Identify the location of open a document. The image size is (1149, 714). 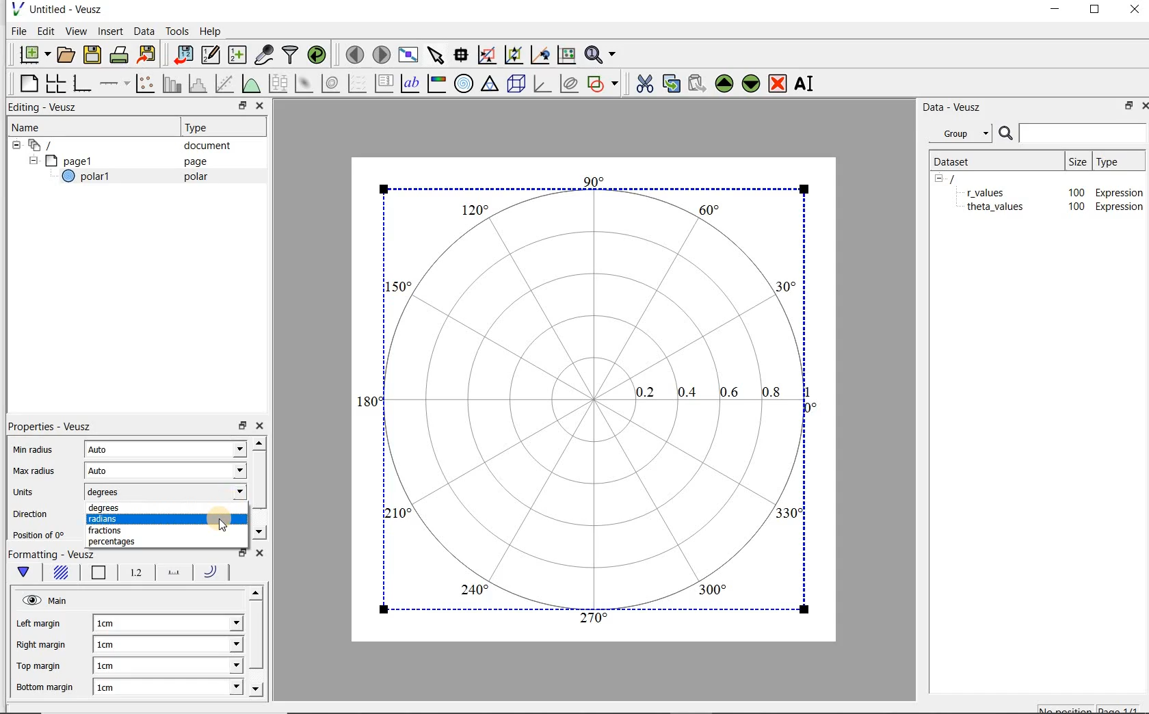
(68, 53).